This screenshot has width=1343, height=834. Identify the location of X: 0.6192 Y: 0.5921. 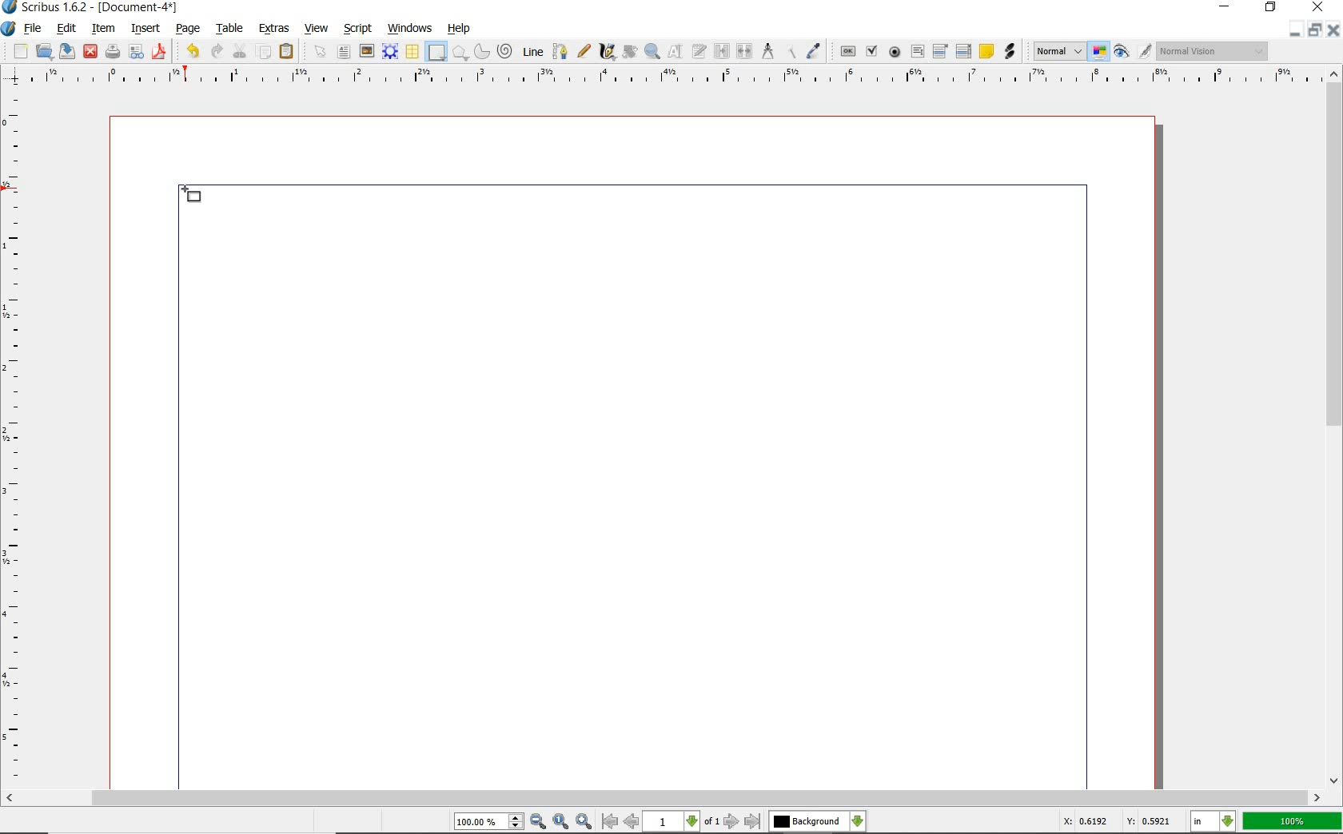
(1114, 821).